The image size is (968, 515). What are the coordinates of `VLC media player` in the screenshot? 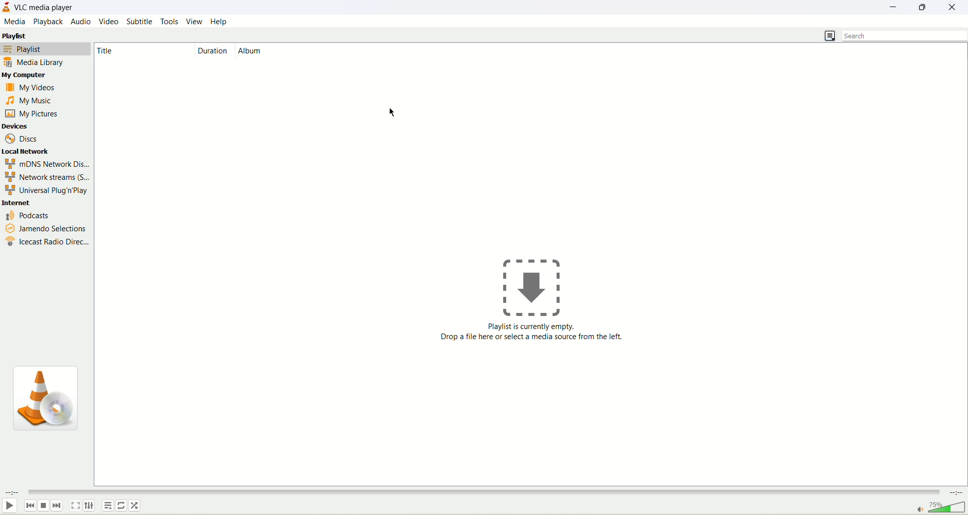 It's located at (43, 7).